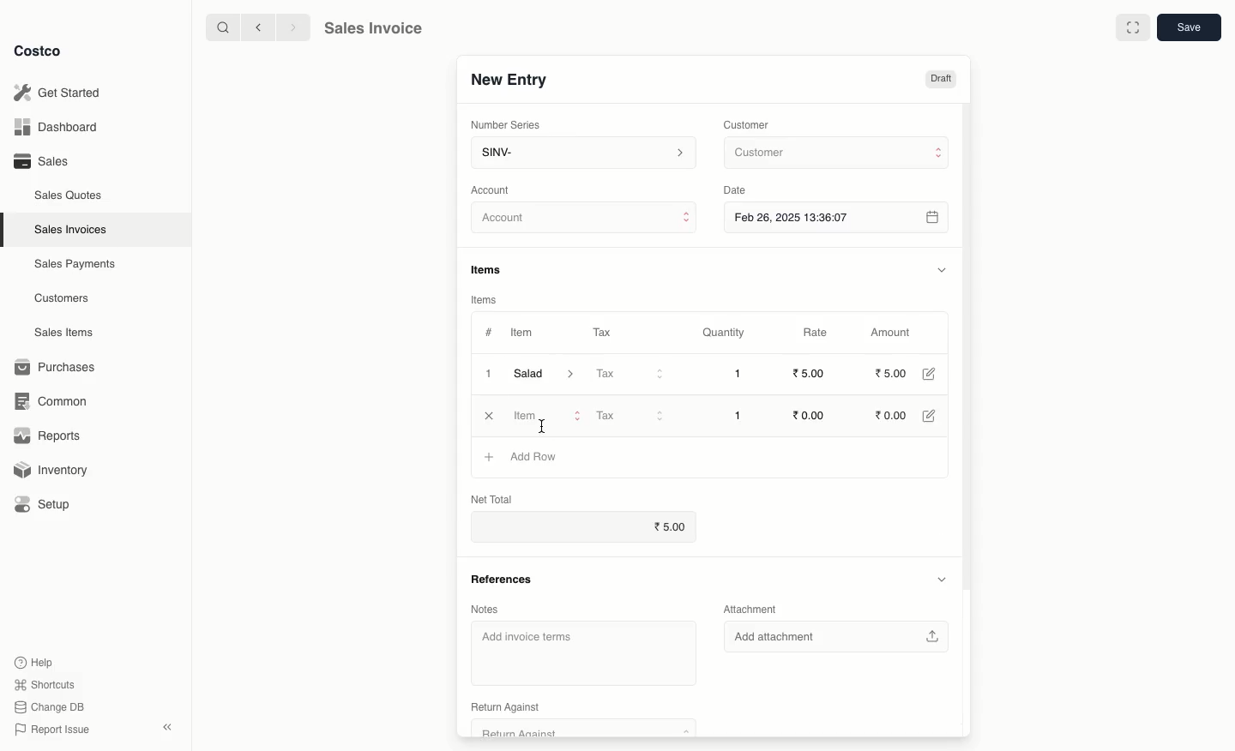 The image size is (1235, 751). Describe the element at coordinates (503, 125) in the screenshot. I see `‘Number Series` at that location.